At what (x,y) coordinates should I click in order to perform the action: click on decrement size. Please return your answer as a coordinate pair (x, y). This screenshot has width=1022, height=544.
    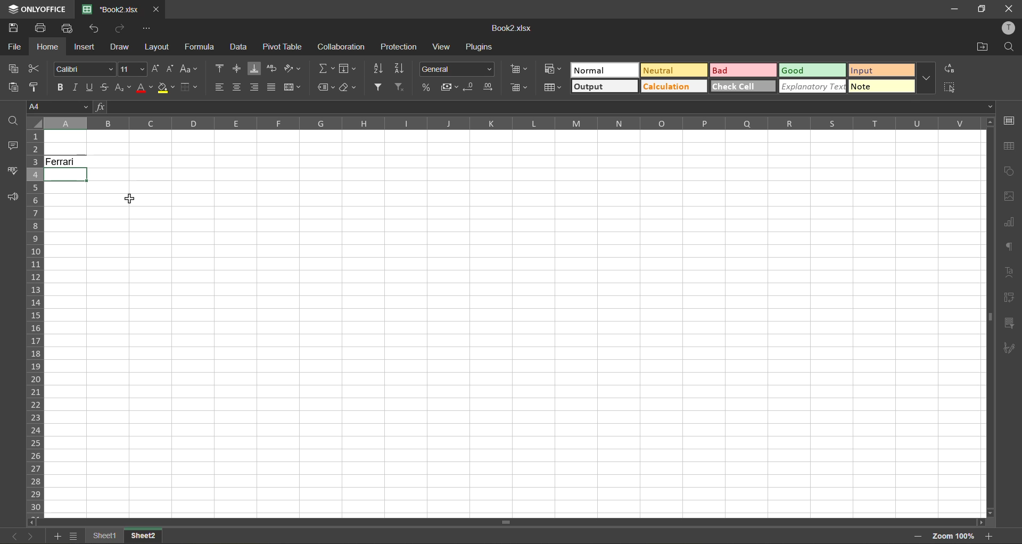
    Looking at the image, I should click on (171, 68).